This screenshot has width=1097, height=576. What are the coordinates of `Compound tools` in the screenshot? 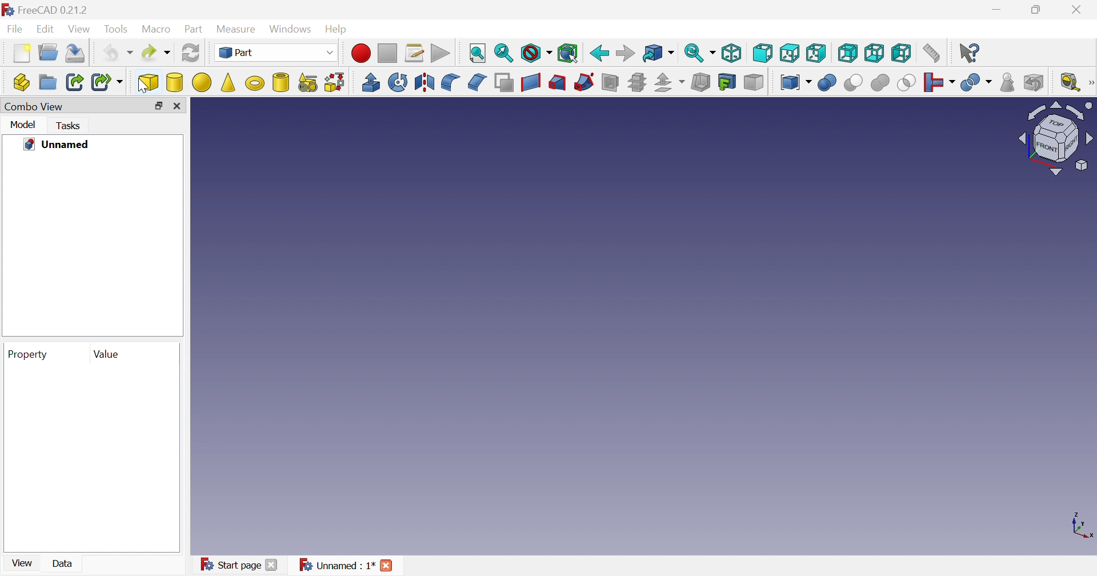 It's located at (795, 82).